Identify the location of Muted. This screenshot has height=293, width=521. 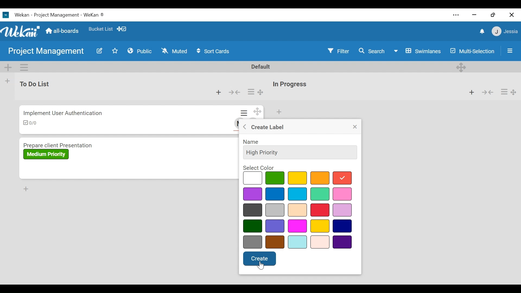
(174, 51).